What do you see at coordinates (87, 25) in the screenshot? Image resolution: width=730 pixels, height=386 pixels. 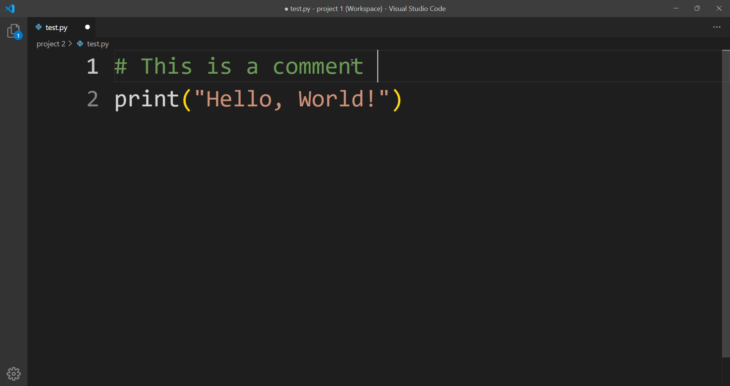 I see `close file` at bounding box center [87, 25].